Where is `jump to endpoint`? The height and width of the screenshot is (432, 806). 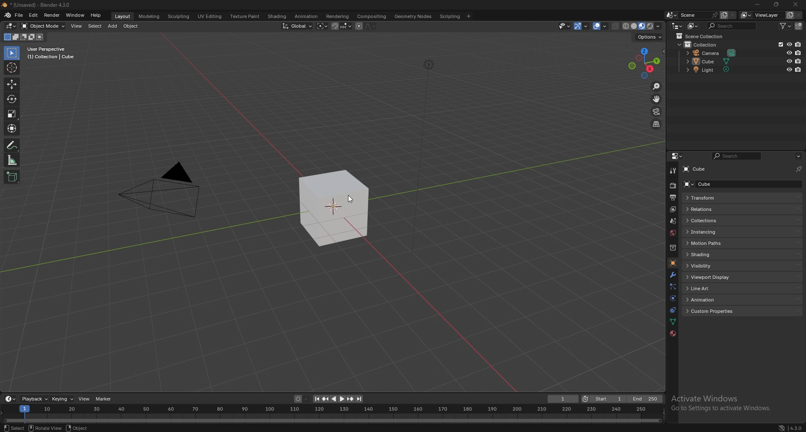
jump to endpoint is located at coordinates (316, 399).